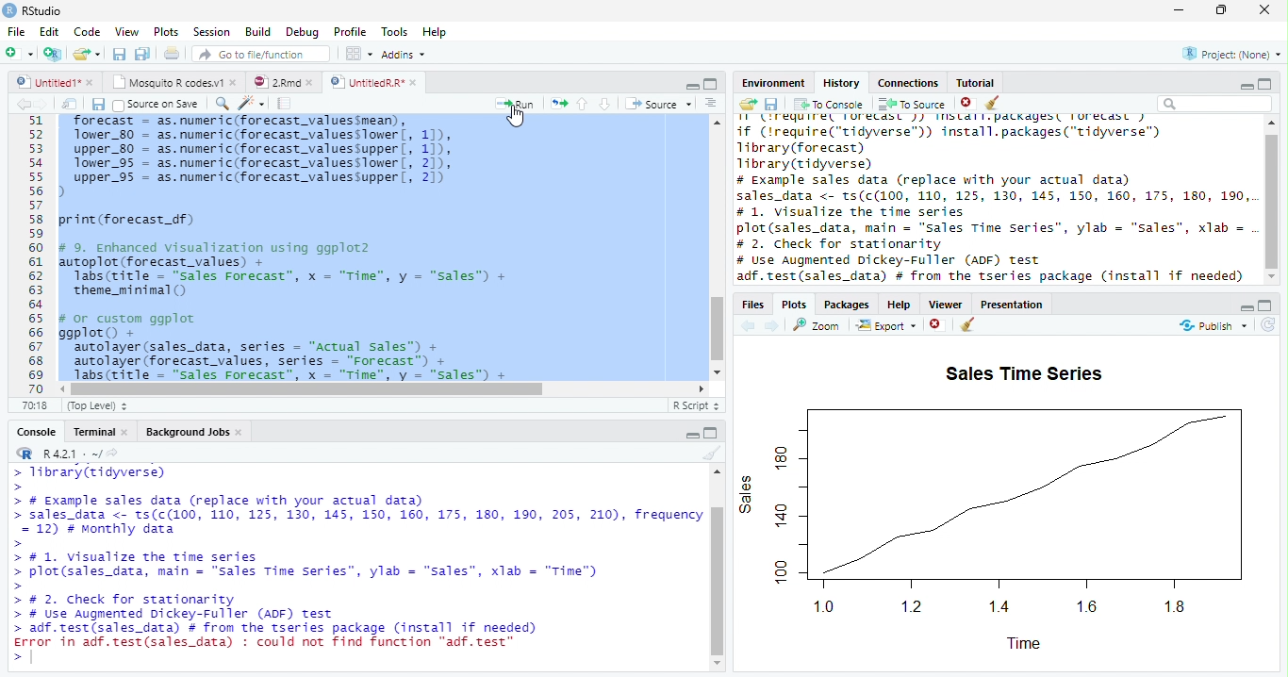  Describe the element at coordinates (143, 54) in the screenshot. I see `Save all open files` at that location.